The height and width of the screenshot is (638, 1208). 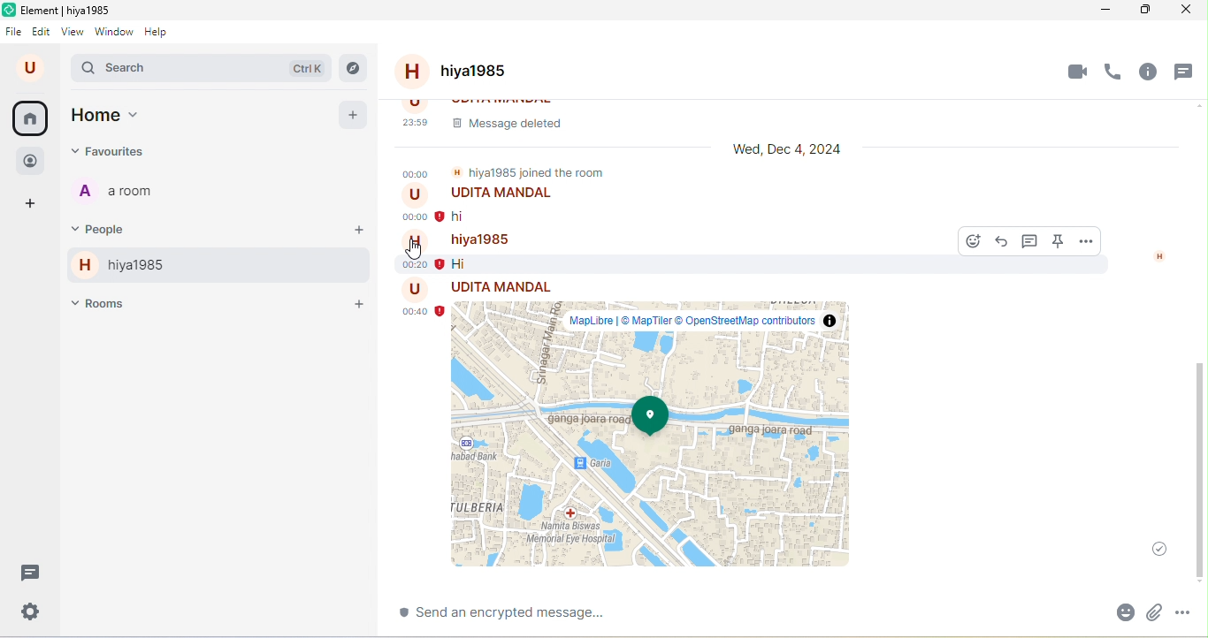 What do you see at coordinates (116, 69) in the screenshot?
I see `search bar` at bounding box center [116, 69].